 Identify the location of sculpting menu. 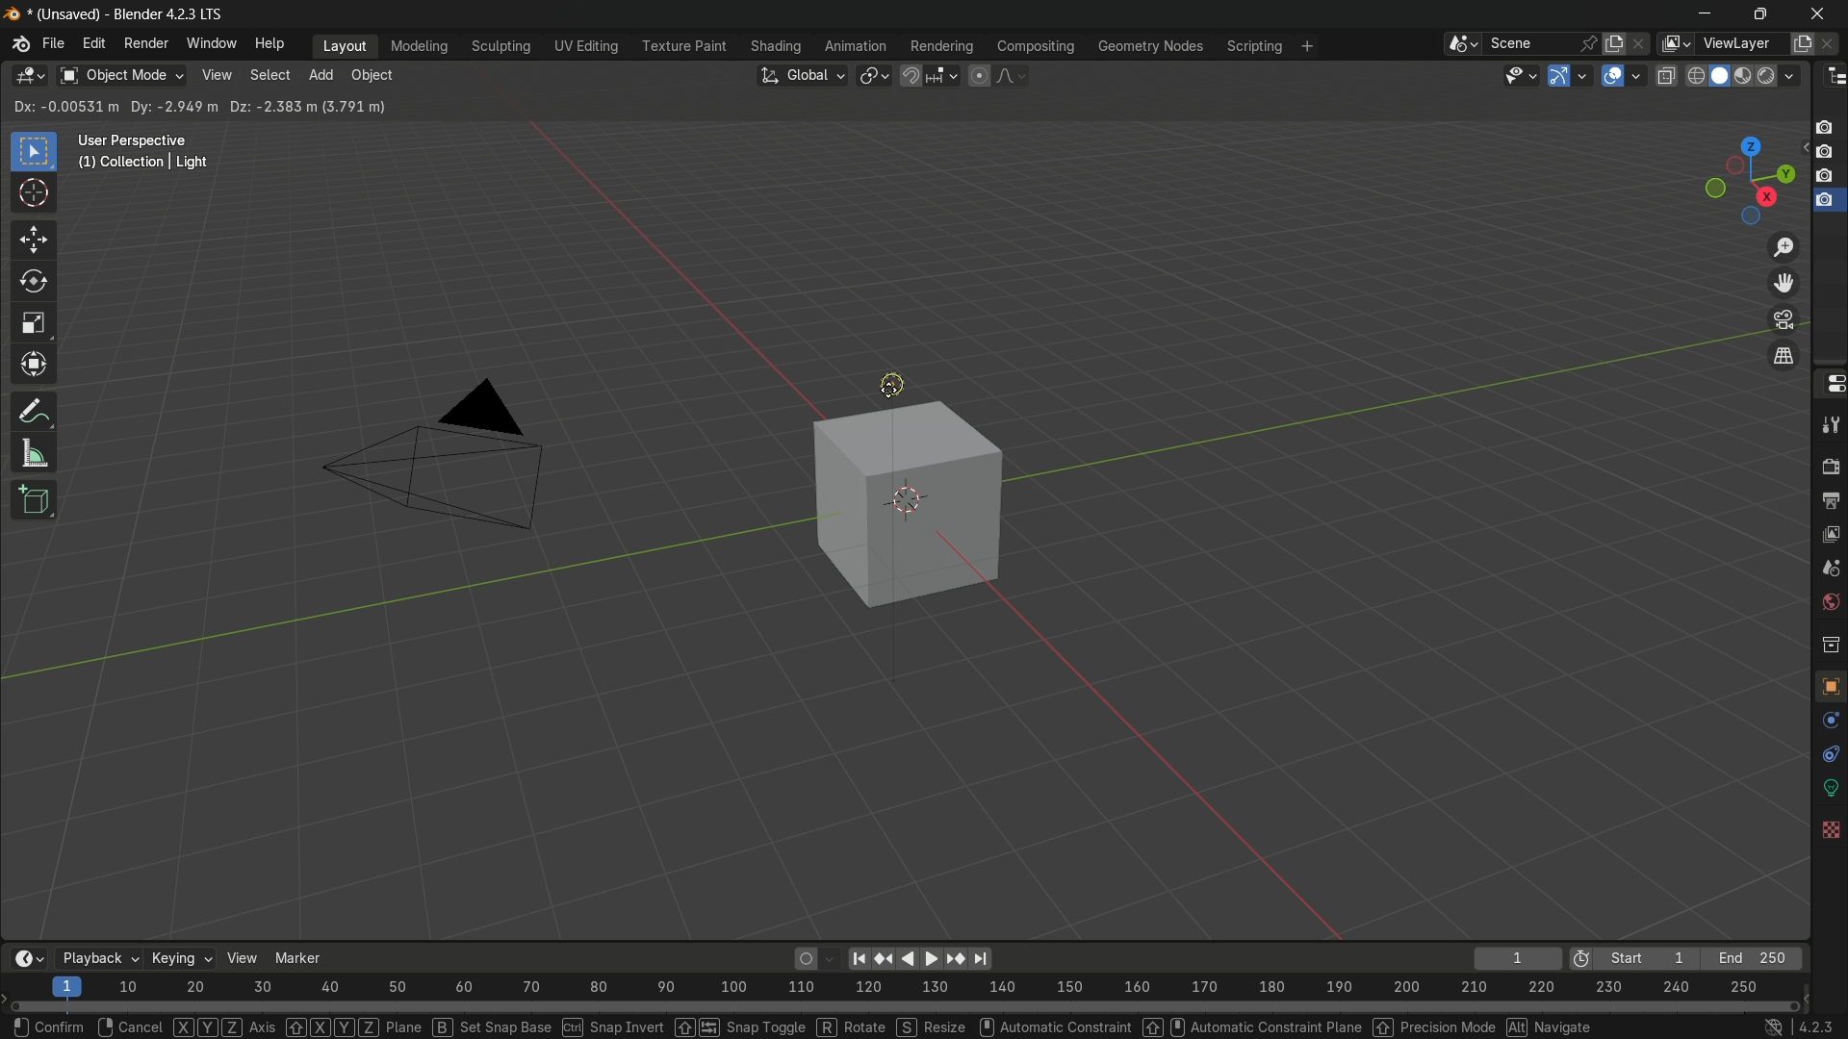
(501, 47).